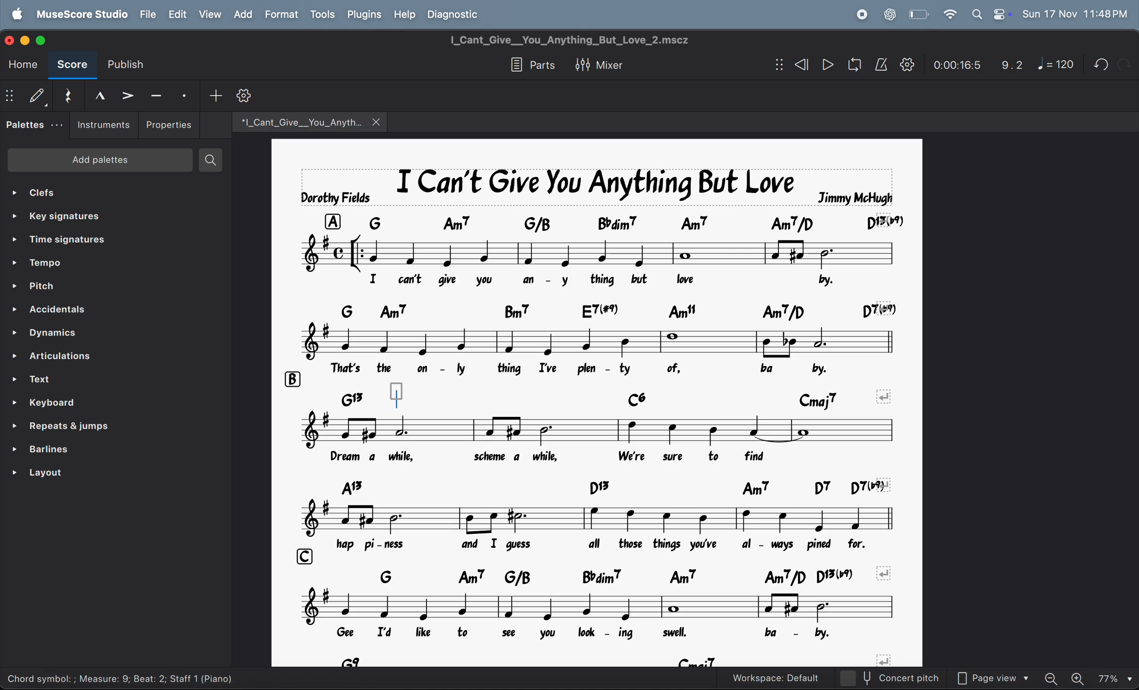  Describe the element at coordinates (104, 242) in the screenshot. I see `time signatures` at that location.